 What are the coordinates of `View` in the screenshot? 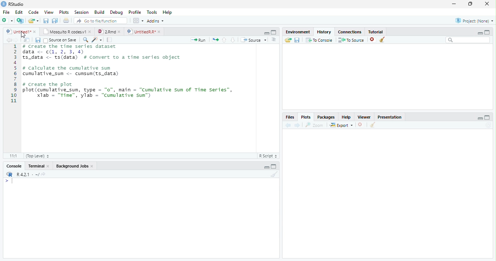 It's located at (49, 12).